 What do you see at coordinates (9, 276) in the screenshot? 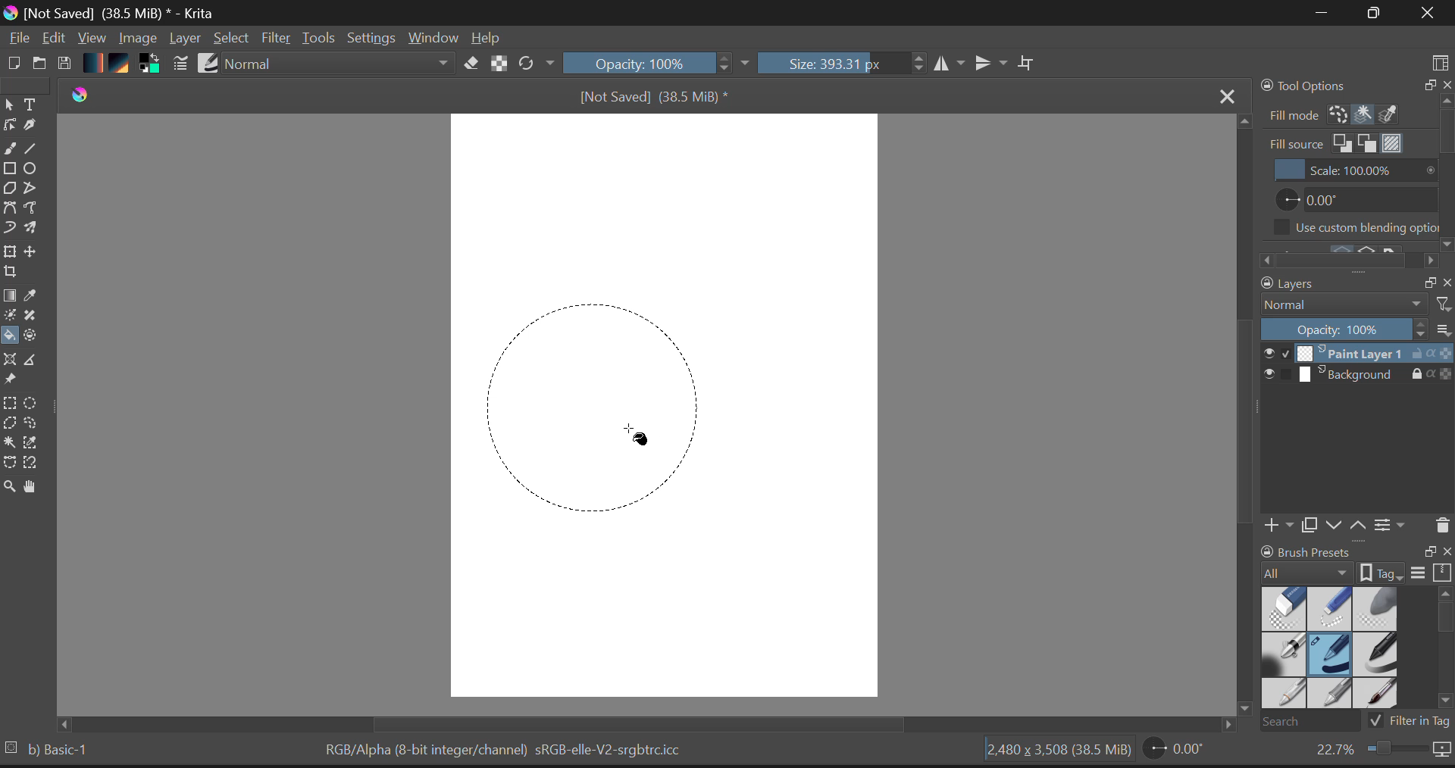
I see `Crop` at bounding box center [9, 276].